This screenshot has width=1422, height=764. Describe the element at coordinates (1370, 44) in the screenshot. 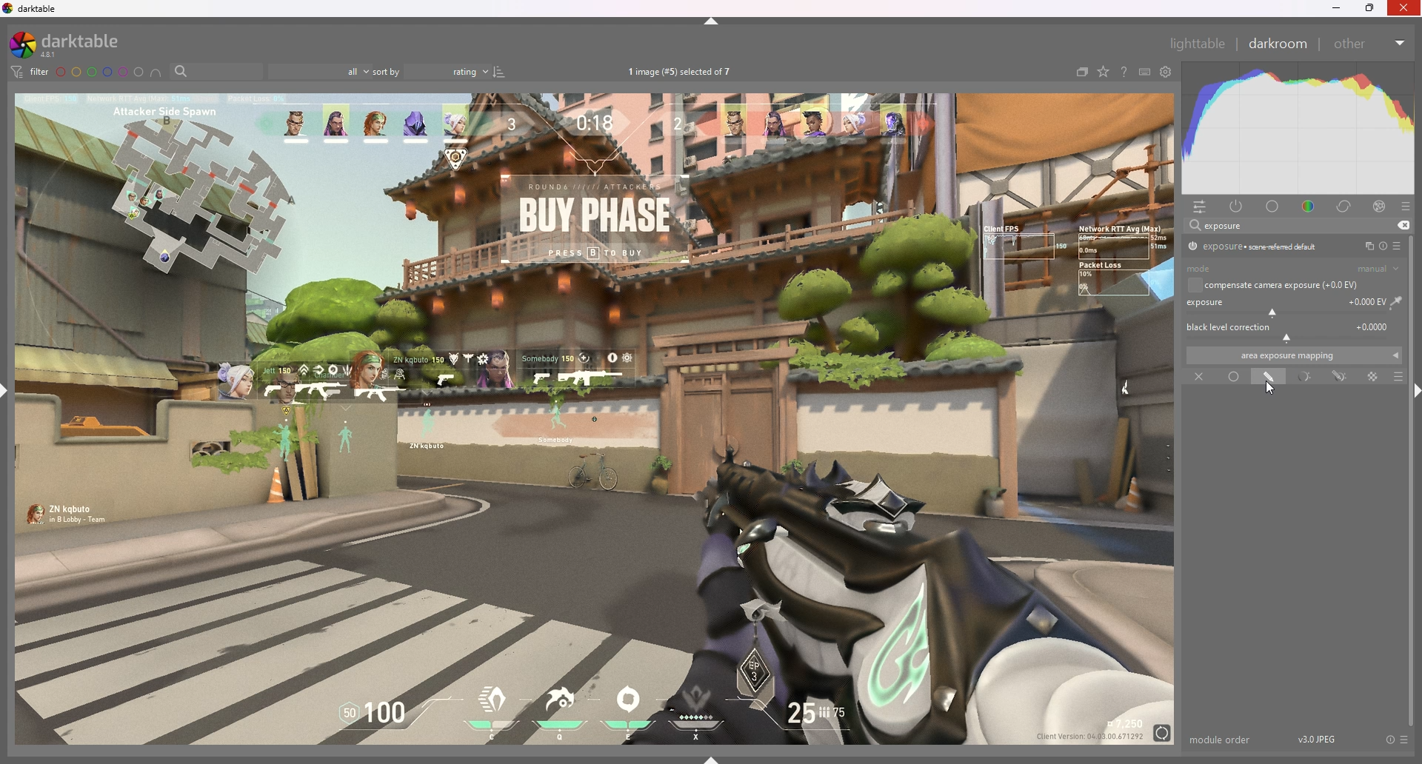

I see `other` at that location.